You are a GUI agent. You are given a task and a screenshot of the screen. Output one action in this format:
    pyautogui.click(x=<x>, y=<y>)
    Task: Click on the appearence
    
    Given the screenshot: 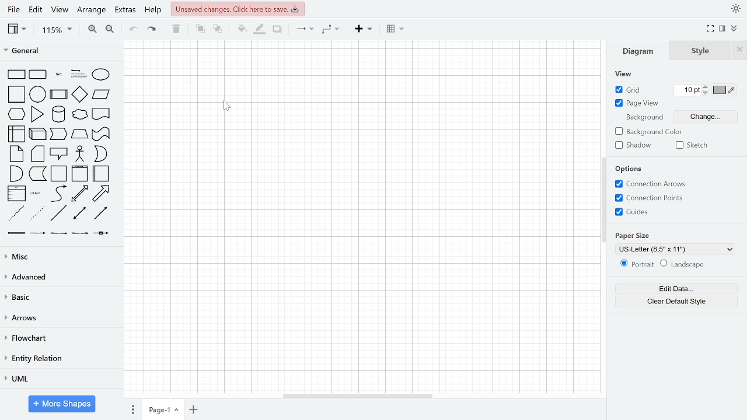 What is the action you would take?
    pyautogui.click(x=735, y=8)
    